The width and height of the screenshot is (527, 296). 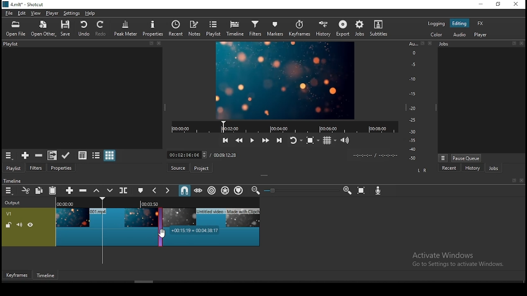 What do you see at coordinates (329, 141) in the screenshot?
I see `toggle grids display` at bounding box center [329, 141].